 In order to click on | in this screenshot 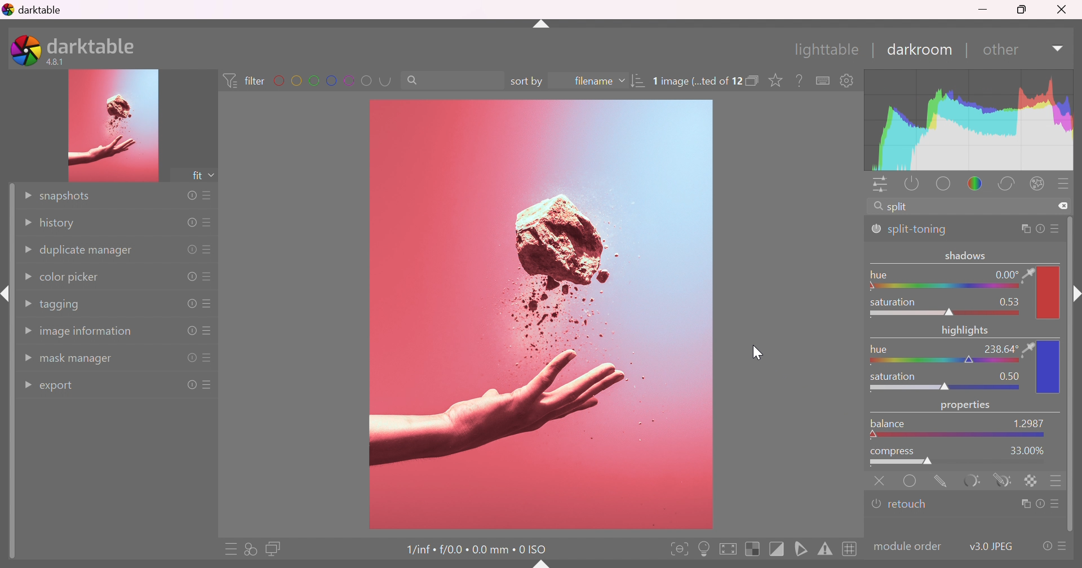, I will do `click(969, 50)`.